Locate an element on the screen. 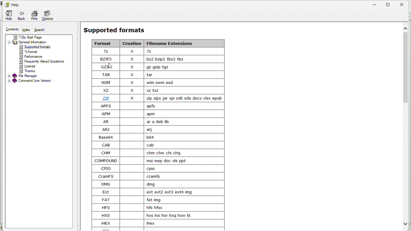  7z format is located at coordinates (29, 52).